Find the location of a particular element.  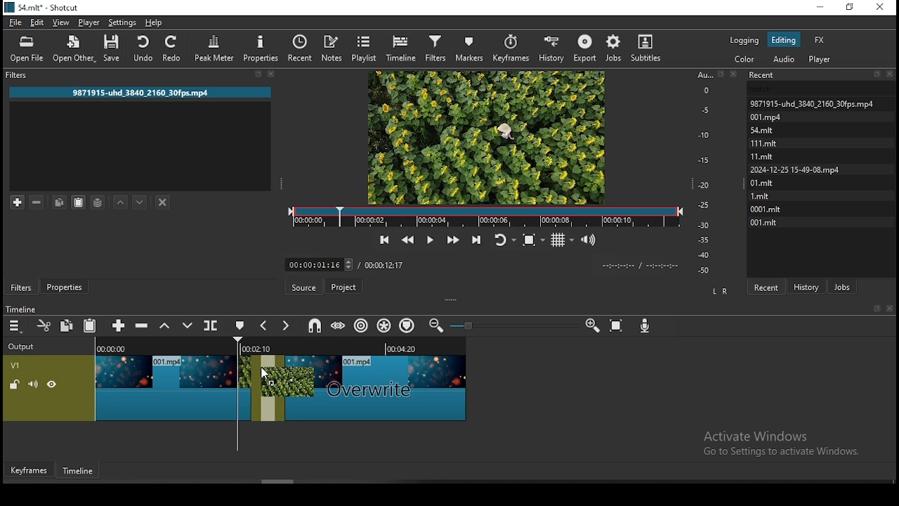

properties is located at coordinates (261, 48).